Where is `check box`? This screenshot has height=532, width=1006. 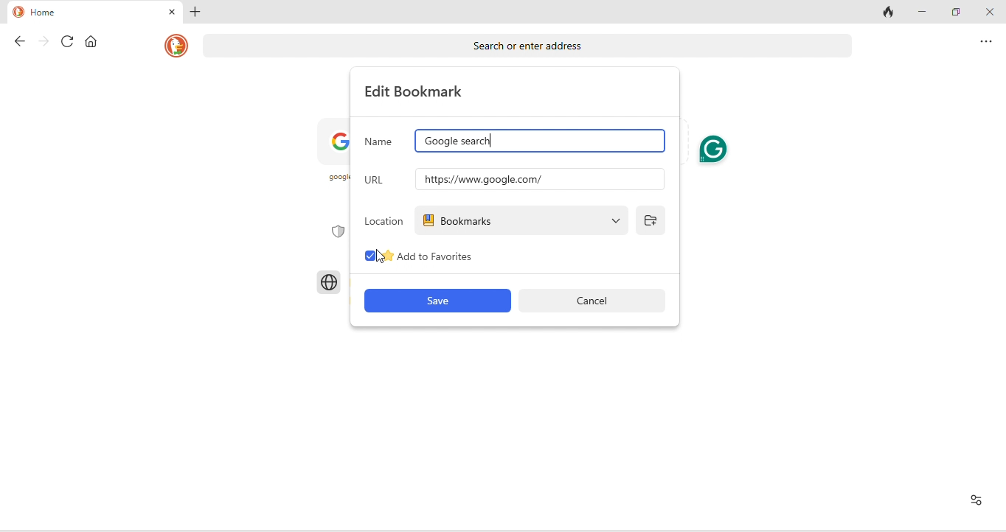
check box is located at coordinates (364, 256).